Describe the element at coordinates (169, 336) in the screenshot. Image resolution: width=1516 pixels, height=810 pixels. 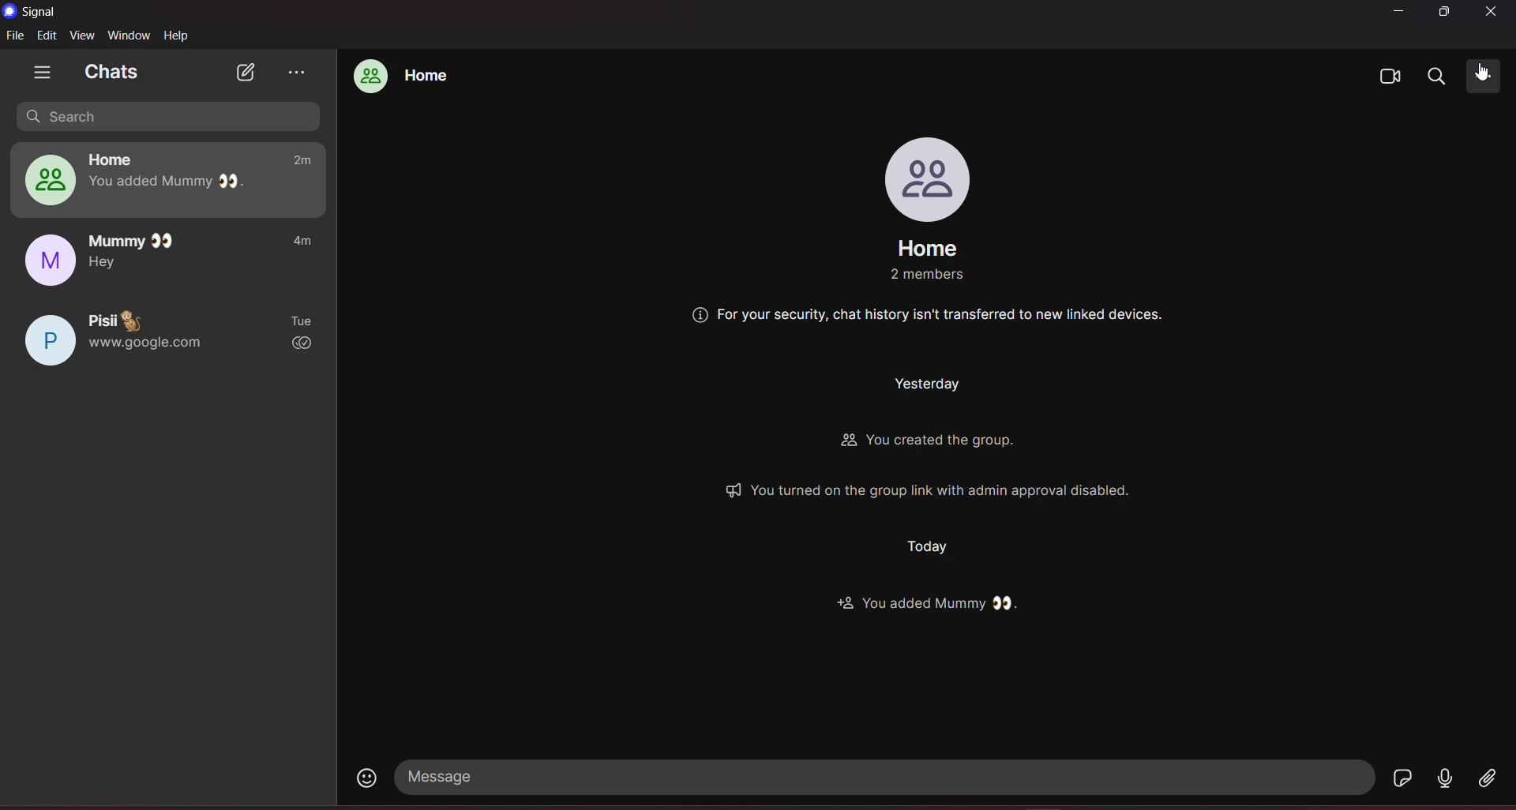
I see `pisii chat` at that location.